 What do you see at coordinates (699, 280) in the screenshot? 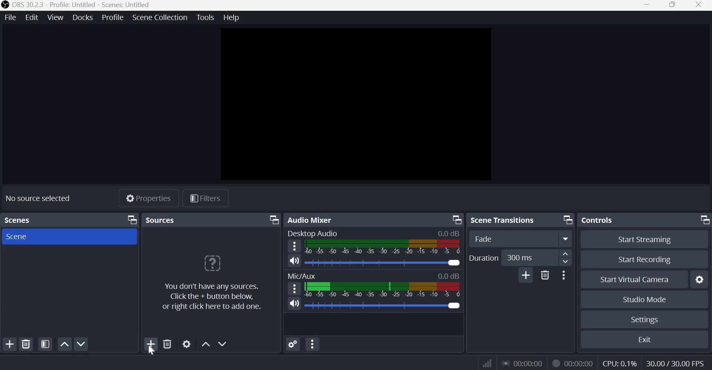
I see `Configure virtual camera` at bounding box center [699, 280].